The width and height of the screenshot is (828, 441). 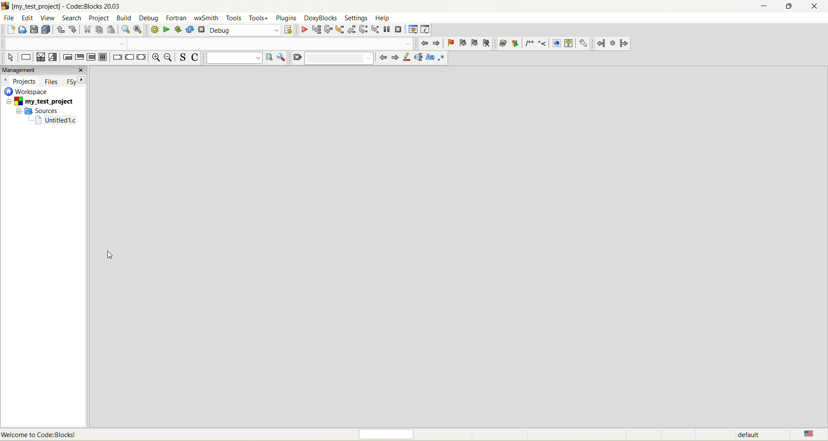 What do you see at coordinates (40, 58) in the screenshot?
I see `decision` at bounding box center [40, 58].